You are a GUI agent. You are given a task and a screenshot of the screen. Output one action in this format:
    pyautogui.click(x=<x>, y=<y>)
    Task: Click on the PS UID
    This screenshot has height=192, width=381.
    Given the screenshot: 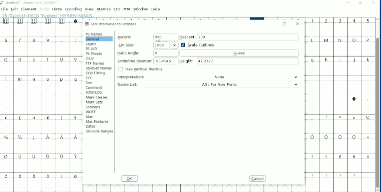 What is the action you would take?
    pyautogui.click(x=92, y=49)
    